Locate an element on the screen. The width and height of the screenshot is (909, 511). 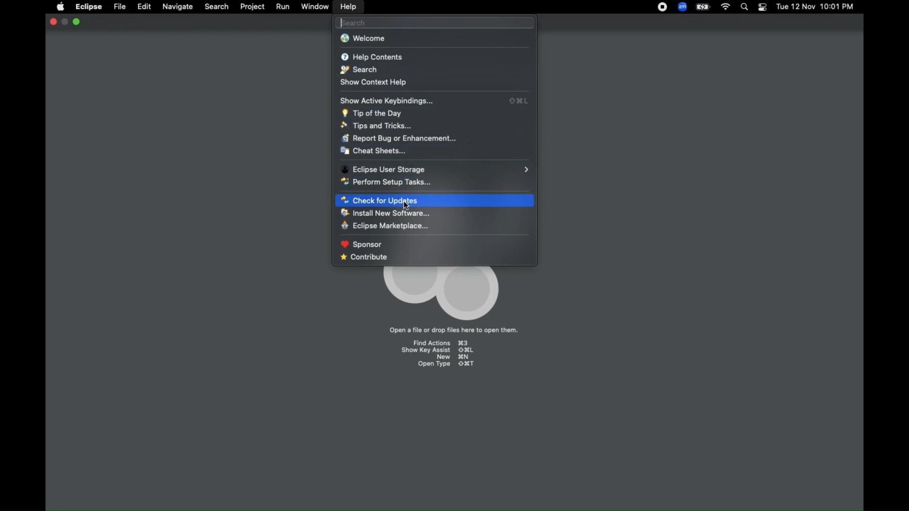
Perform Setup Tasks is located at coordinates (434, 182).